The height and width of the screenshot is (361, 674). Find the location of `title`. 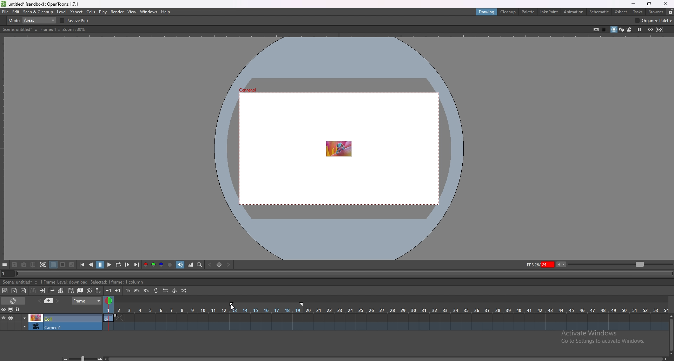

title is located at coordinates (41, 4).